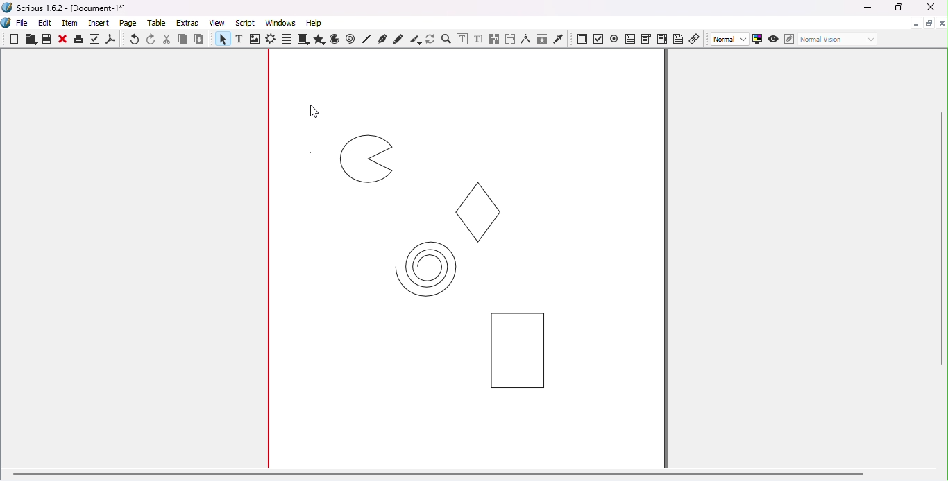 The height and width of the screenshot is (481, 948). I want to click on Open, so click(29, 40).